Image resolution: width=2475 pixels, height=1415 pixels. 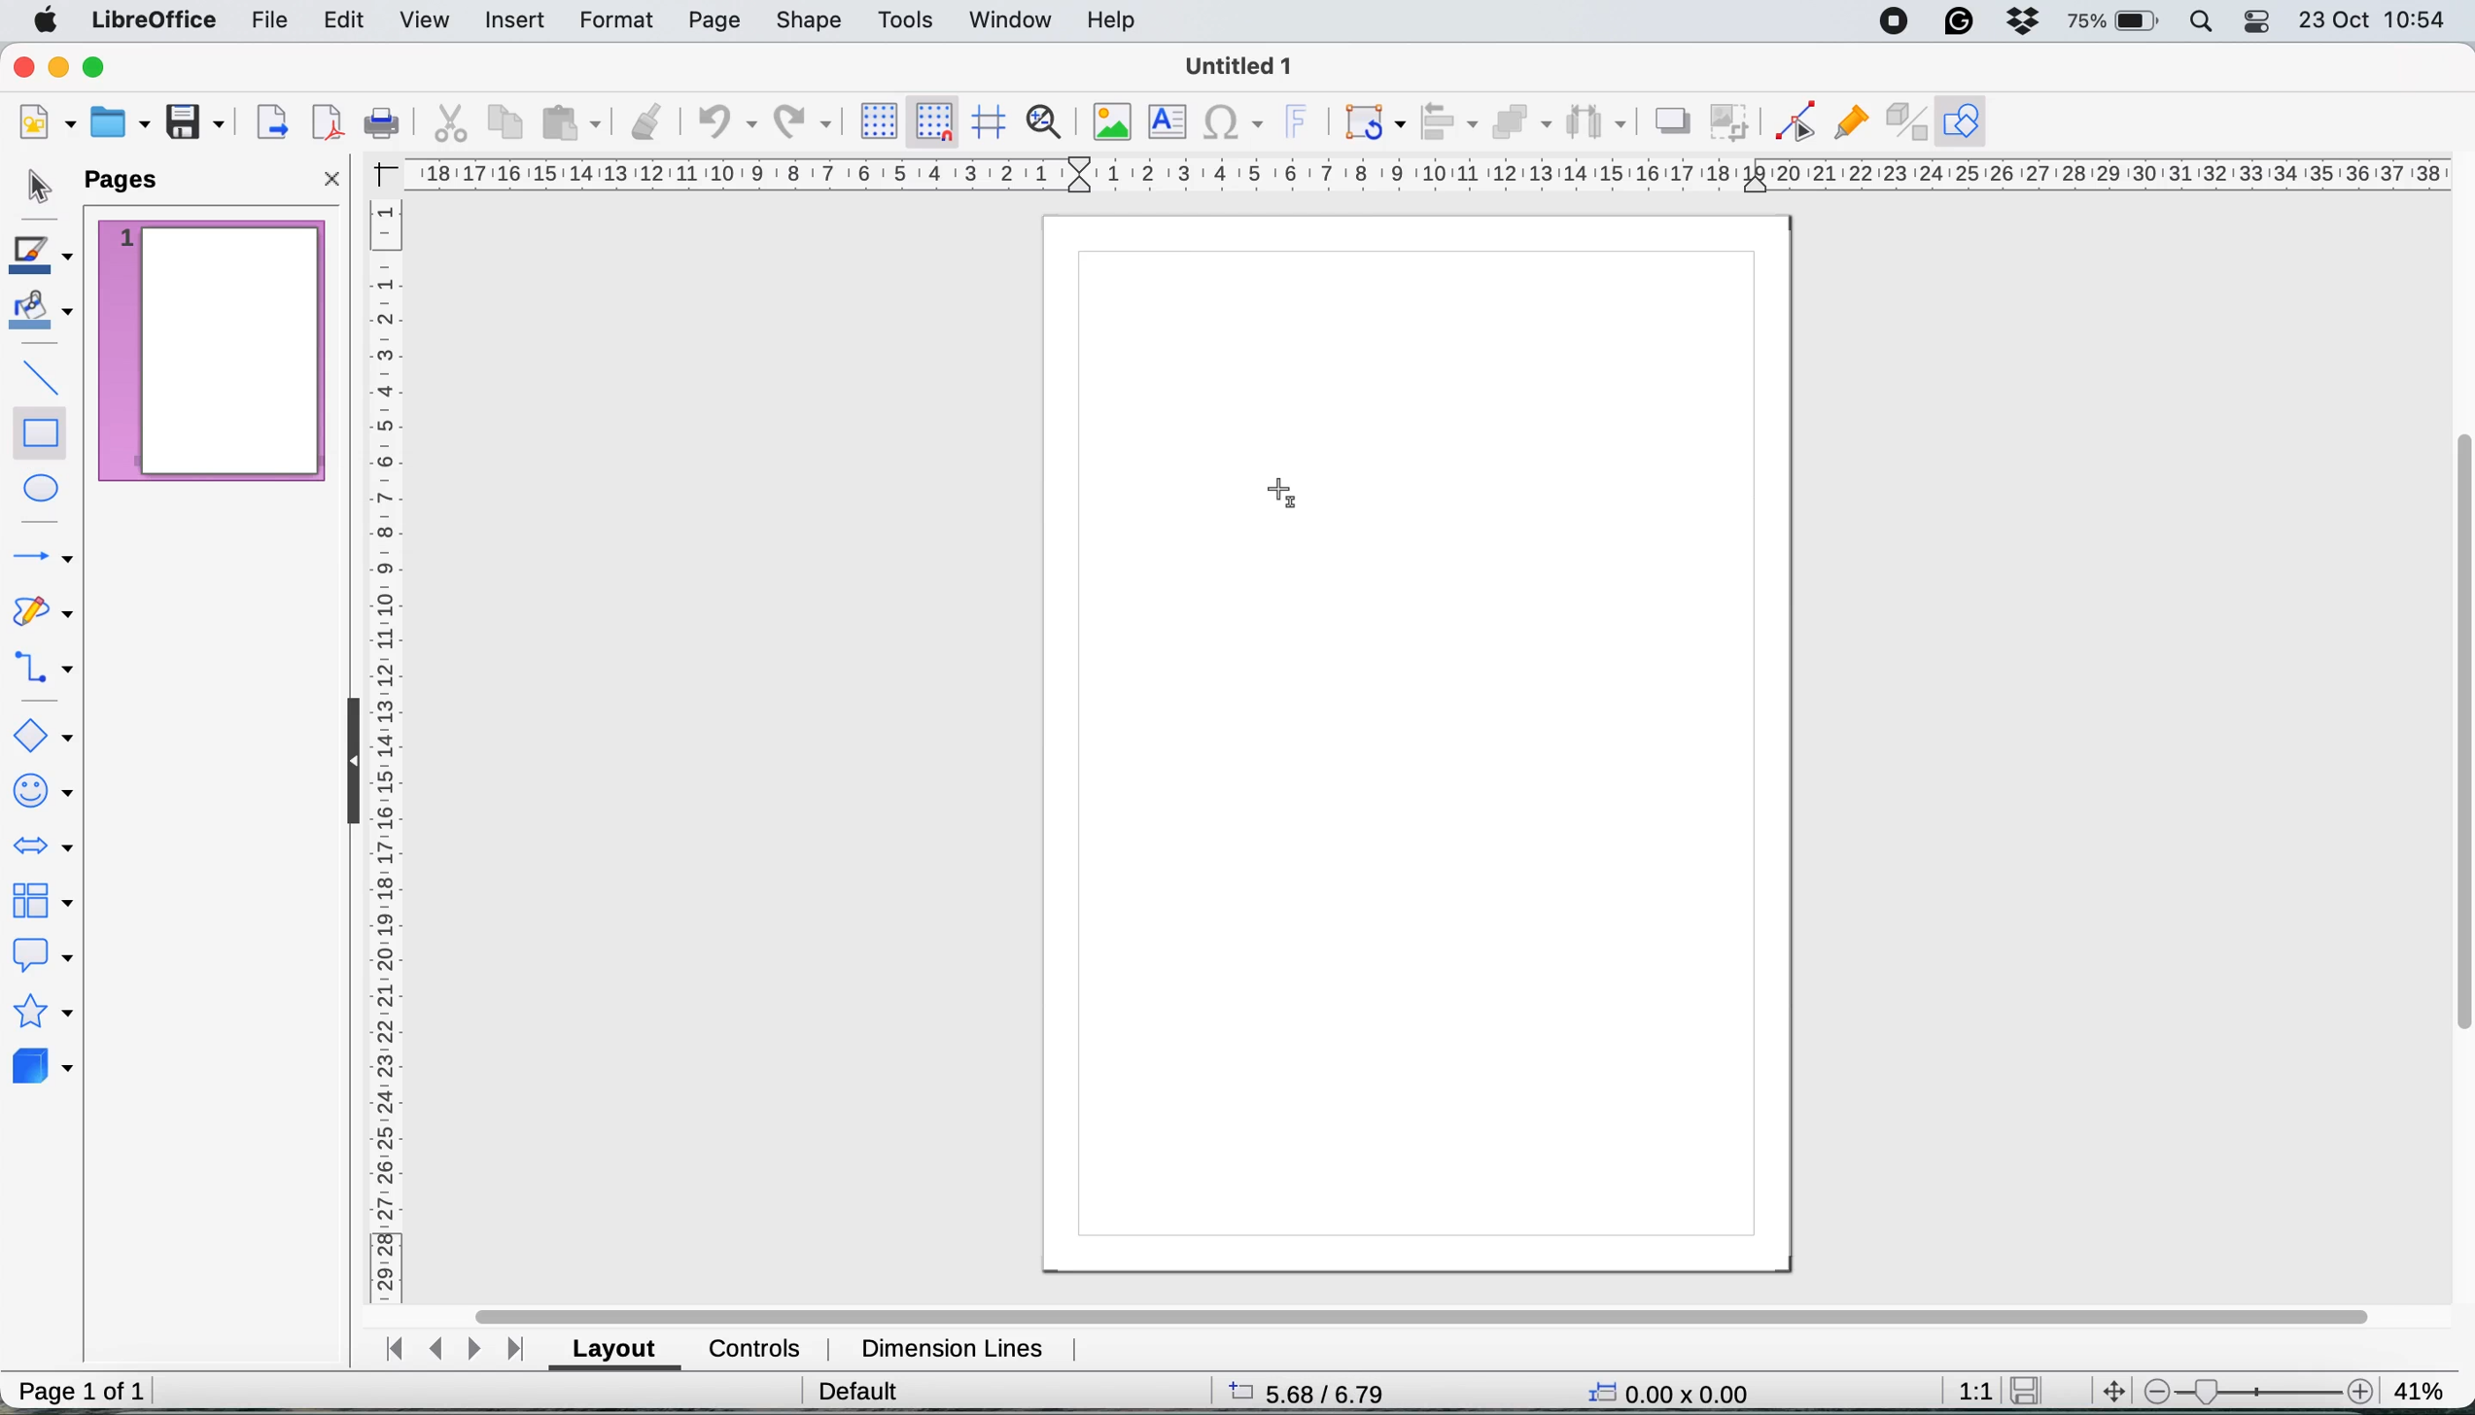 I want to click on connectors, so click(x=44, y=671).